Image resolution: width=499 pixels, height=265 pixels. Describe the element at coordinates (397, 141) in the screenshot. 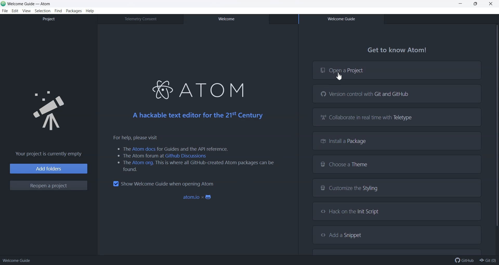

I see `Install a Package` at that location.